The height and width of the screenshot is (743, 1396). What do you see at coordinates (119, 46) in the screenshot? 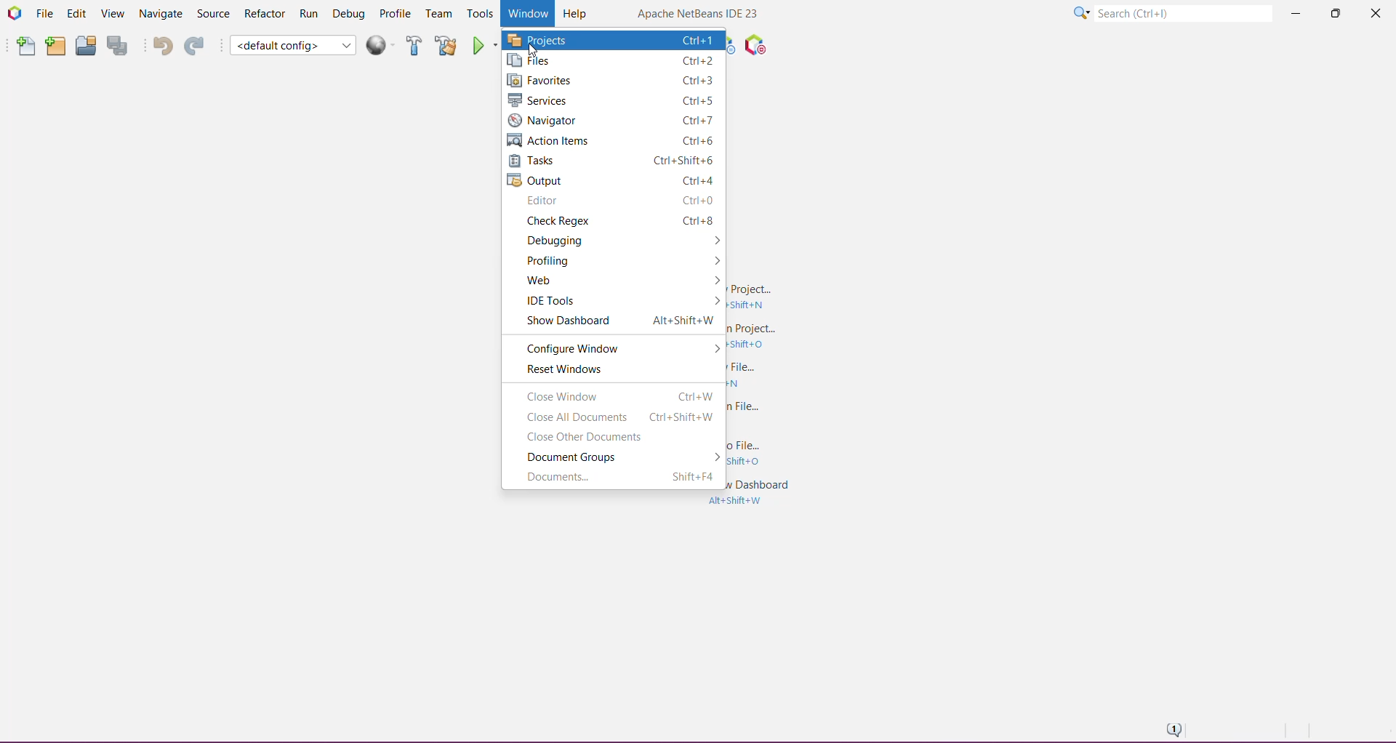
I see `Save All` at bounding box center [119, 46].